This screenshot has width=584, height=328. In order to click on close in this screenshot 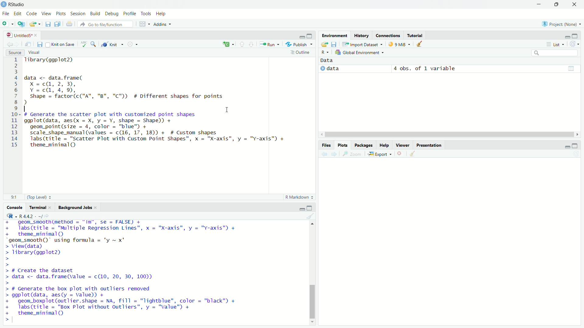, I will do `click(575, 5)`.